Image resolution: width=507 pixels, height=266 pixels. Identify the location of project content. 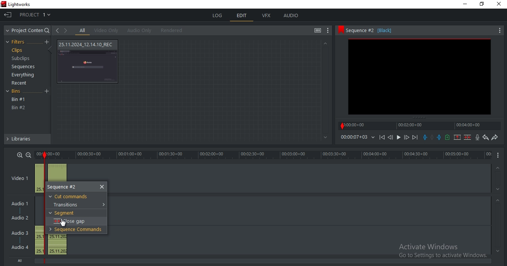
(28, 31).